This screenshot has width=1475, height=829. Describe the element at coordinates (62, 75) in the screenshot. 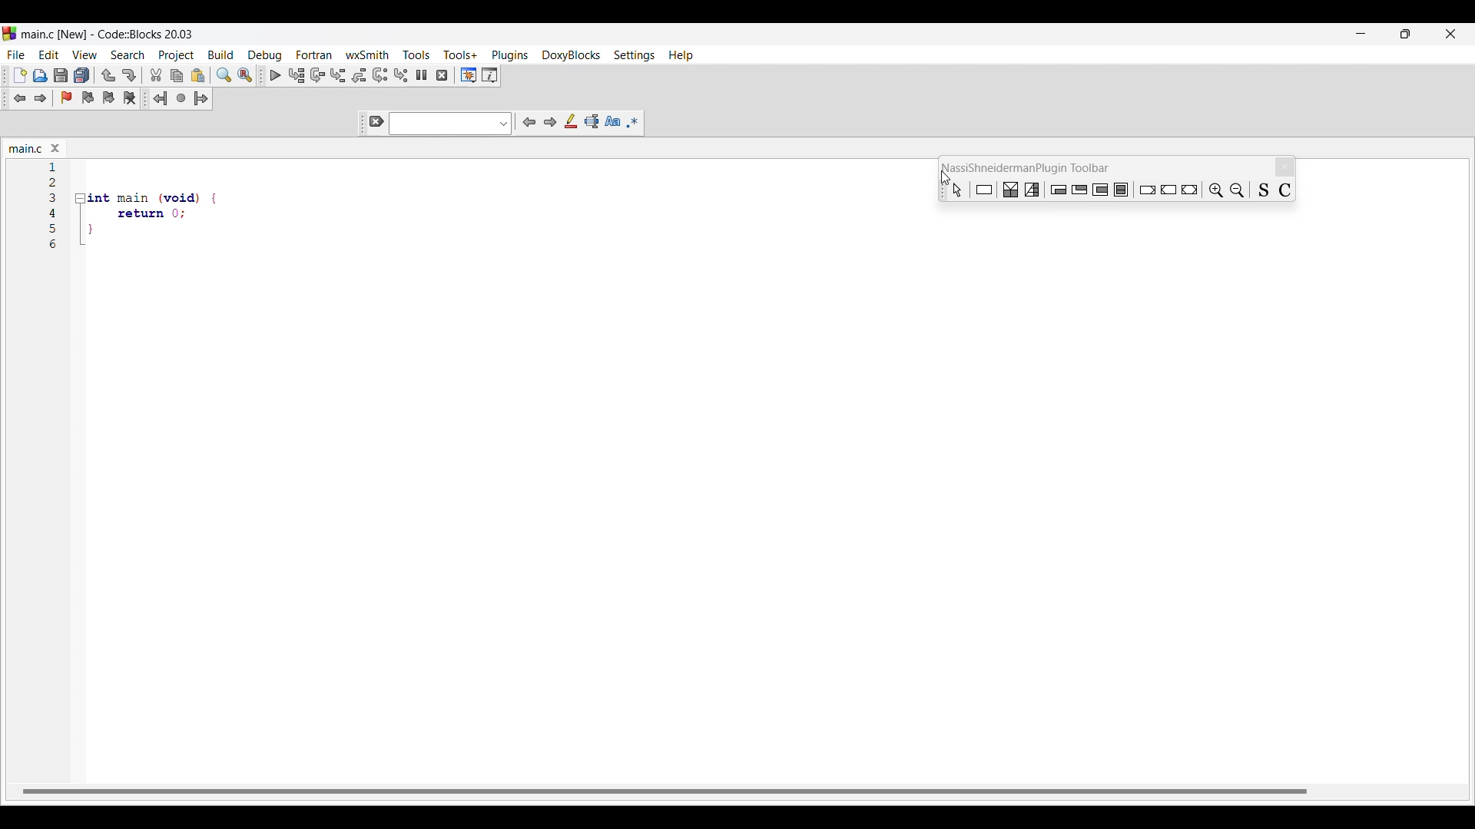

I see `Save` at that location.